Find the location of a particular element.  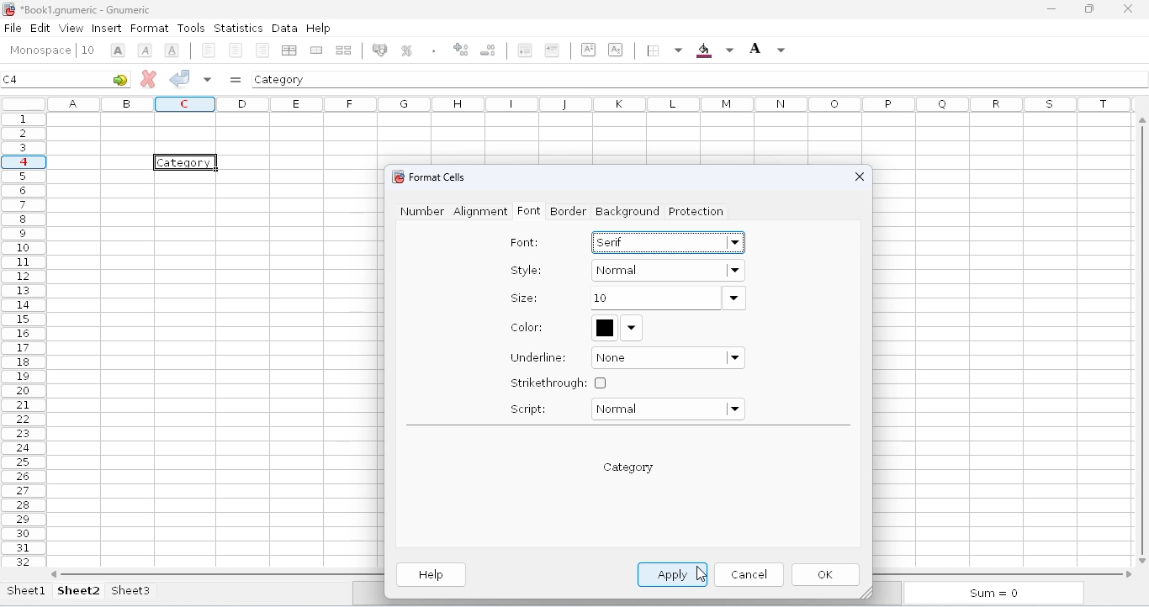

category is located at coordinates (280, 79).